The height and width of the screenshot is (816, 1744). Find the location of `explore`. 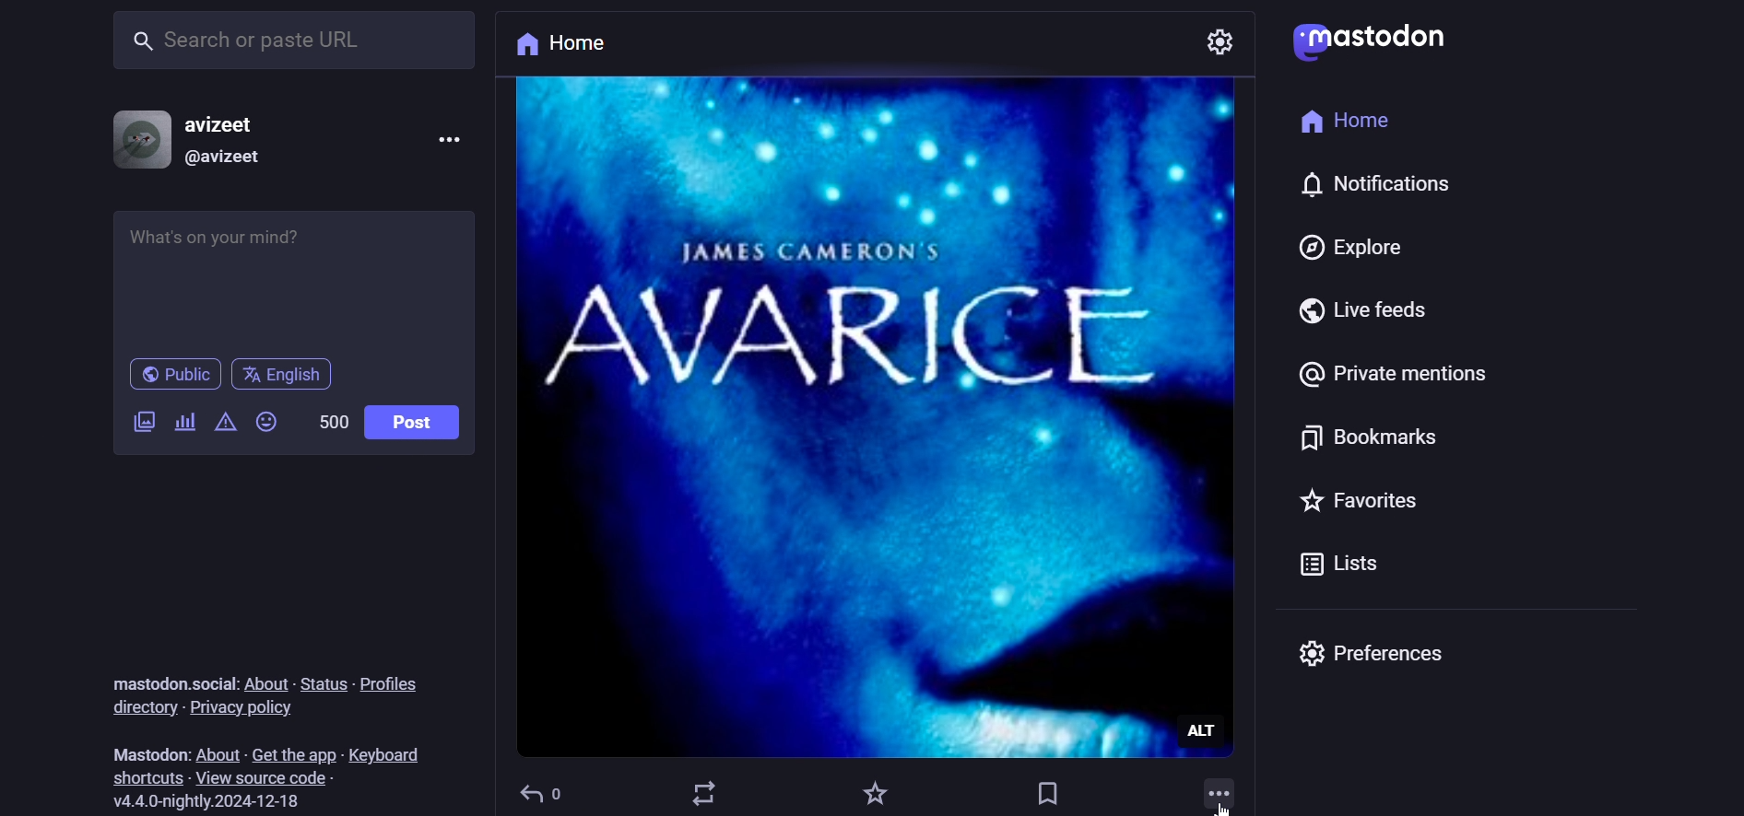

explore is located at coordinates (1349, 249).